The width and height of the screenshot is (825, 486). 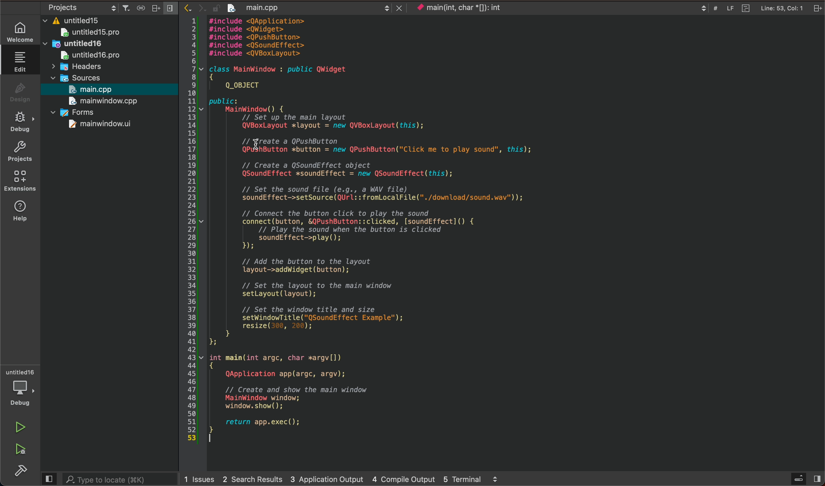 What do you see at coordinates (112, 19) in the screenshot?
I see `files and folders` at bounding box center [112, 19].